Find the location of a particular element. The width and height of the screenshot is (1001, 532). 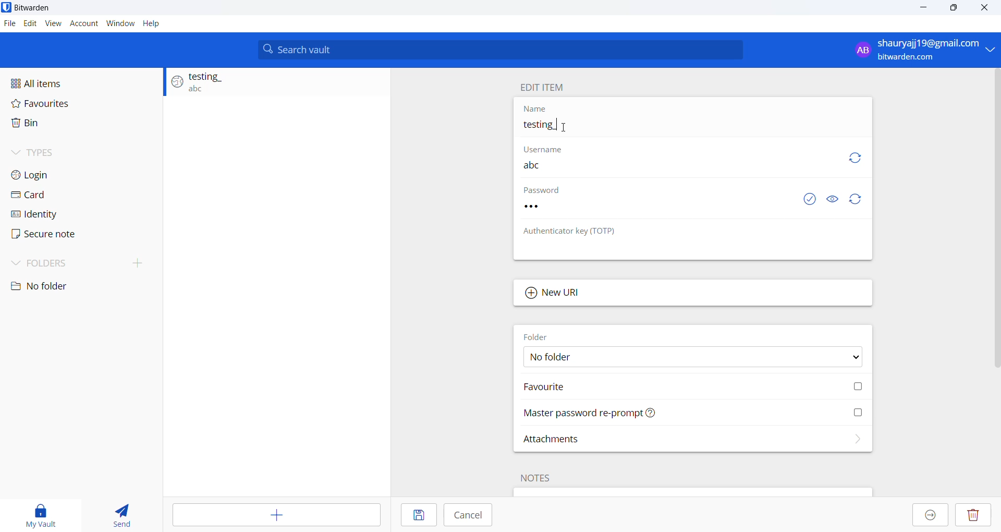

Close is located at coordinates (988, 9).